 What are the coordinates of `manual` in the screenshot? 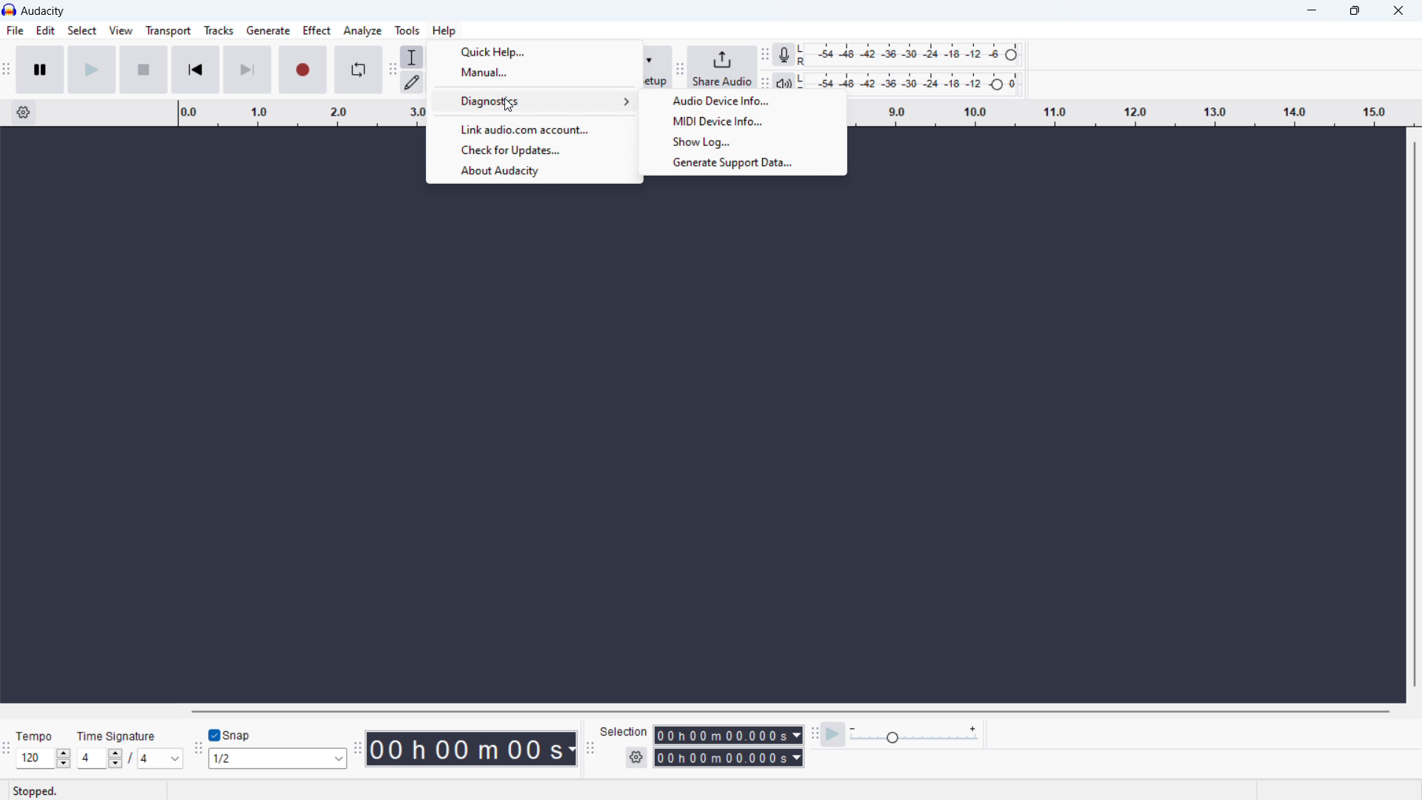 It's located at (534, 73).